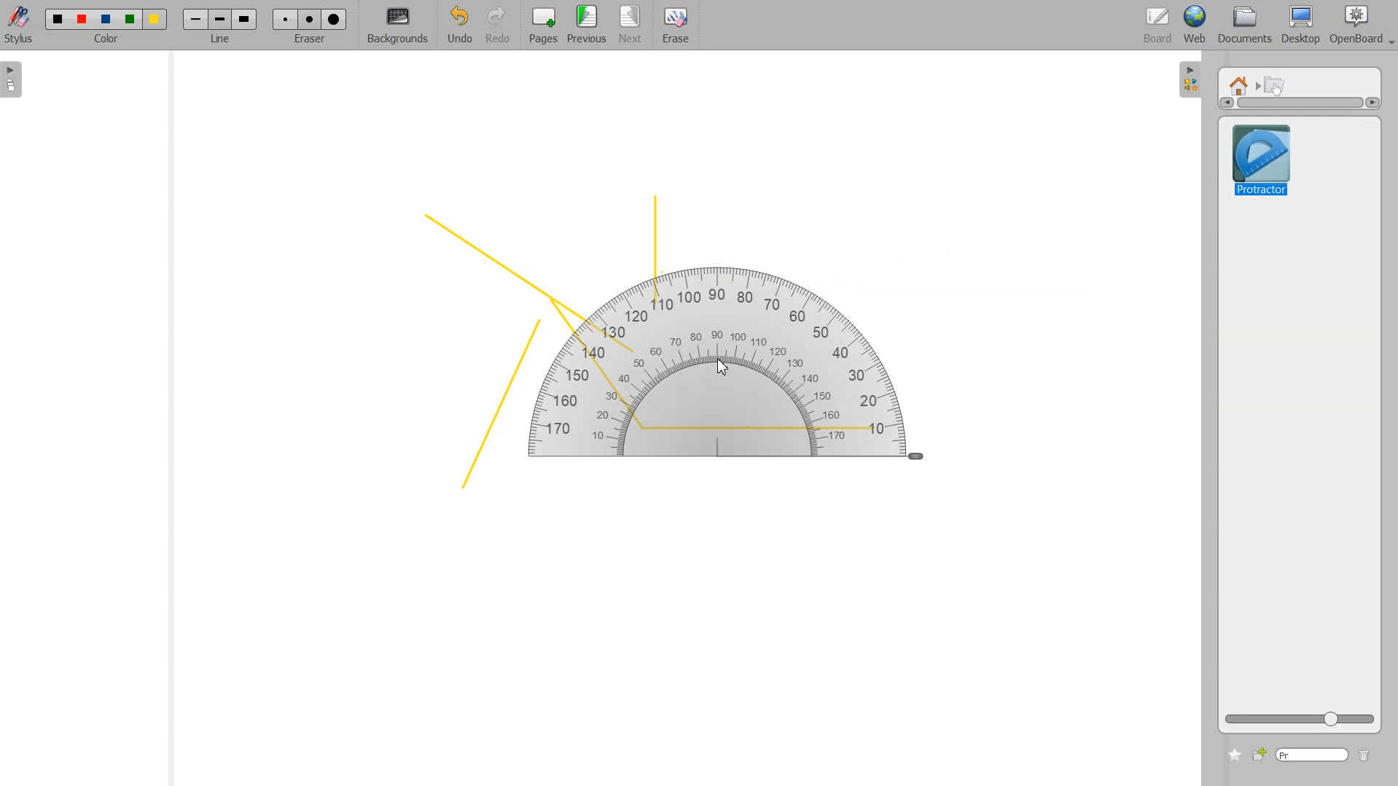 The width and height of the screenshot is (1398, 786). I want to click on Erase, so click(309, 19).